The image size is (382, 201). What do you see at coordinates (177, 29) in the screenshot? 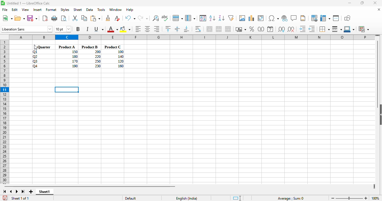
I see `center vertically` at bounding box center [177, 29].